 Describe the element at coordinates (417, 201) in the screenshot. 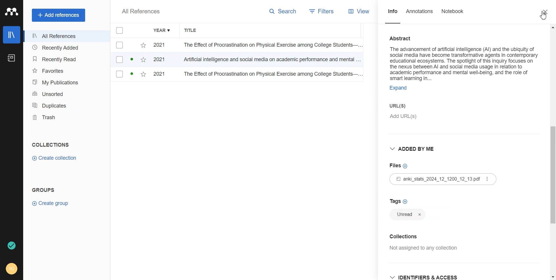

I see `Add Tag` at that location.